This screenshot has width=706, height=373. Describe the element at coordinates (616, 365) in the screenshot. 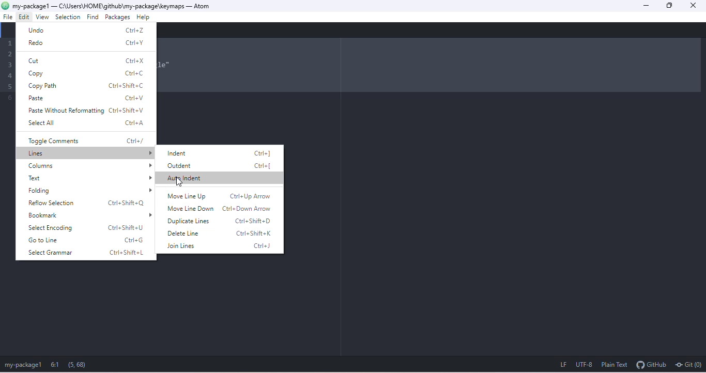

I see `plain text` at that location.